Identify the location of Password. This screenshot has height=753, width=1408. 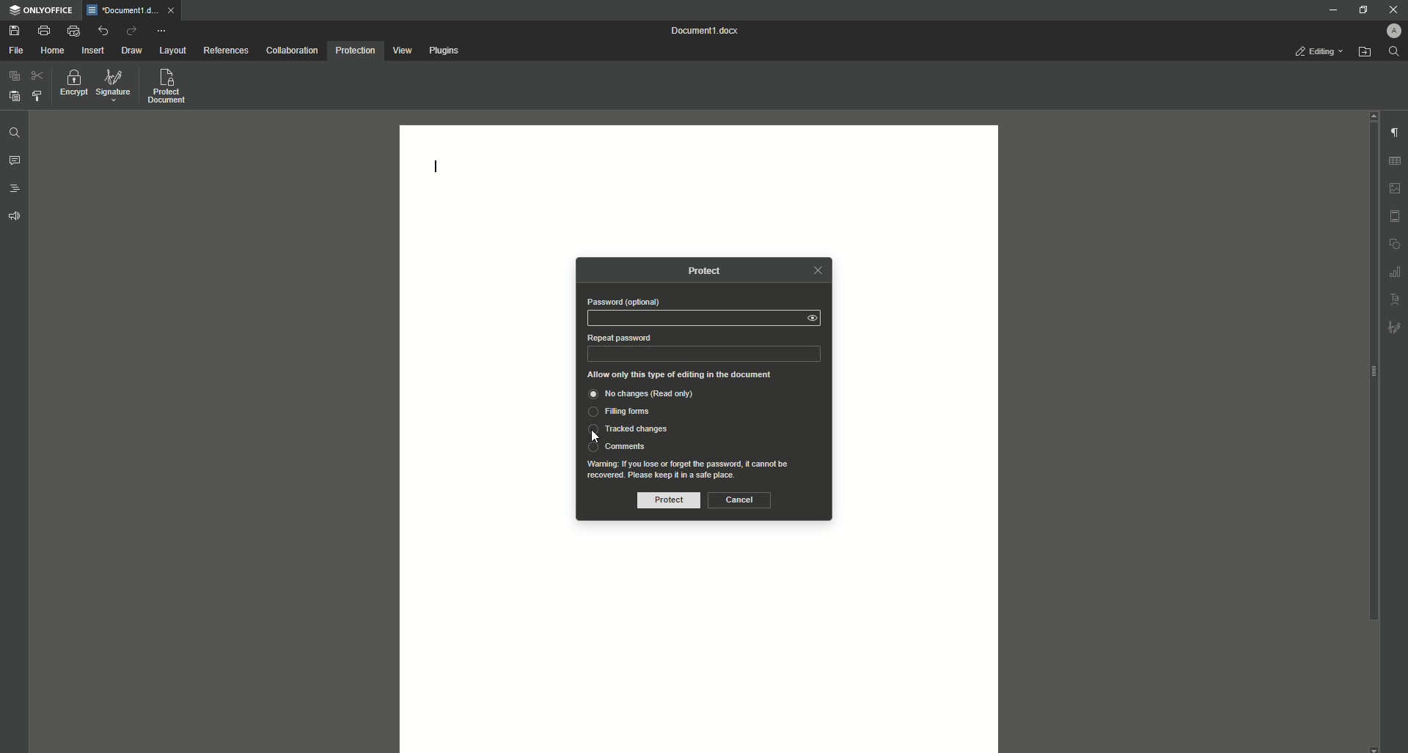
(692, 319).